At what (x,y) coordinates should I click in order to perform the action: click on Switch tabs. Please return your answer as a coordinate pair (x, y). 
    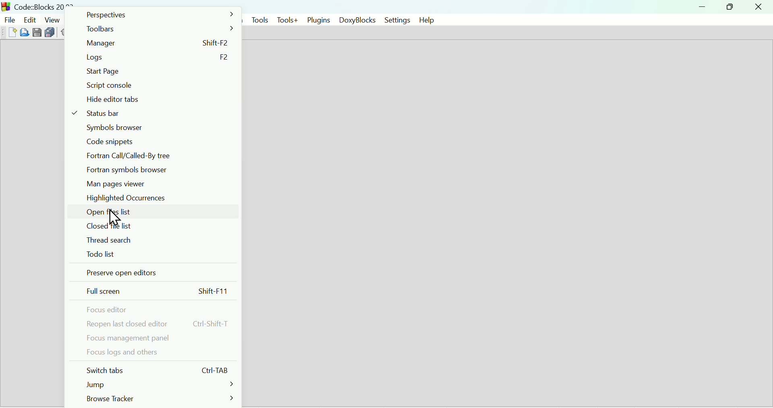
    Looking at the image, I should click on (156, 369).